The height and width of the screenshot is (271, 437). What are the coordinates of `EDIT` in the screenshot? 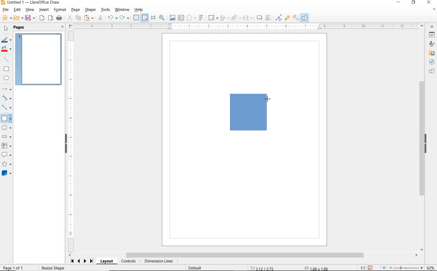 It's located at (17, 10).